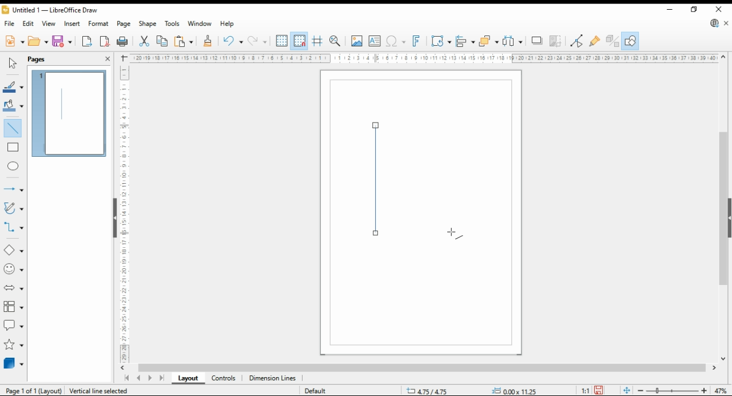 This screenshot has height=396, width=732. I want to click on export, so click(87, 42).